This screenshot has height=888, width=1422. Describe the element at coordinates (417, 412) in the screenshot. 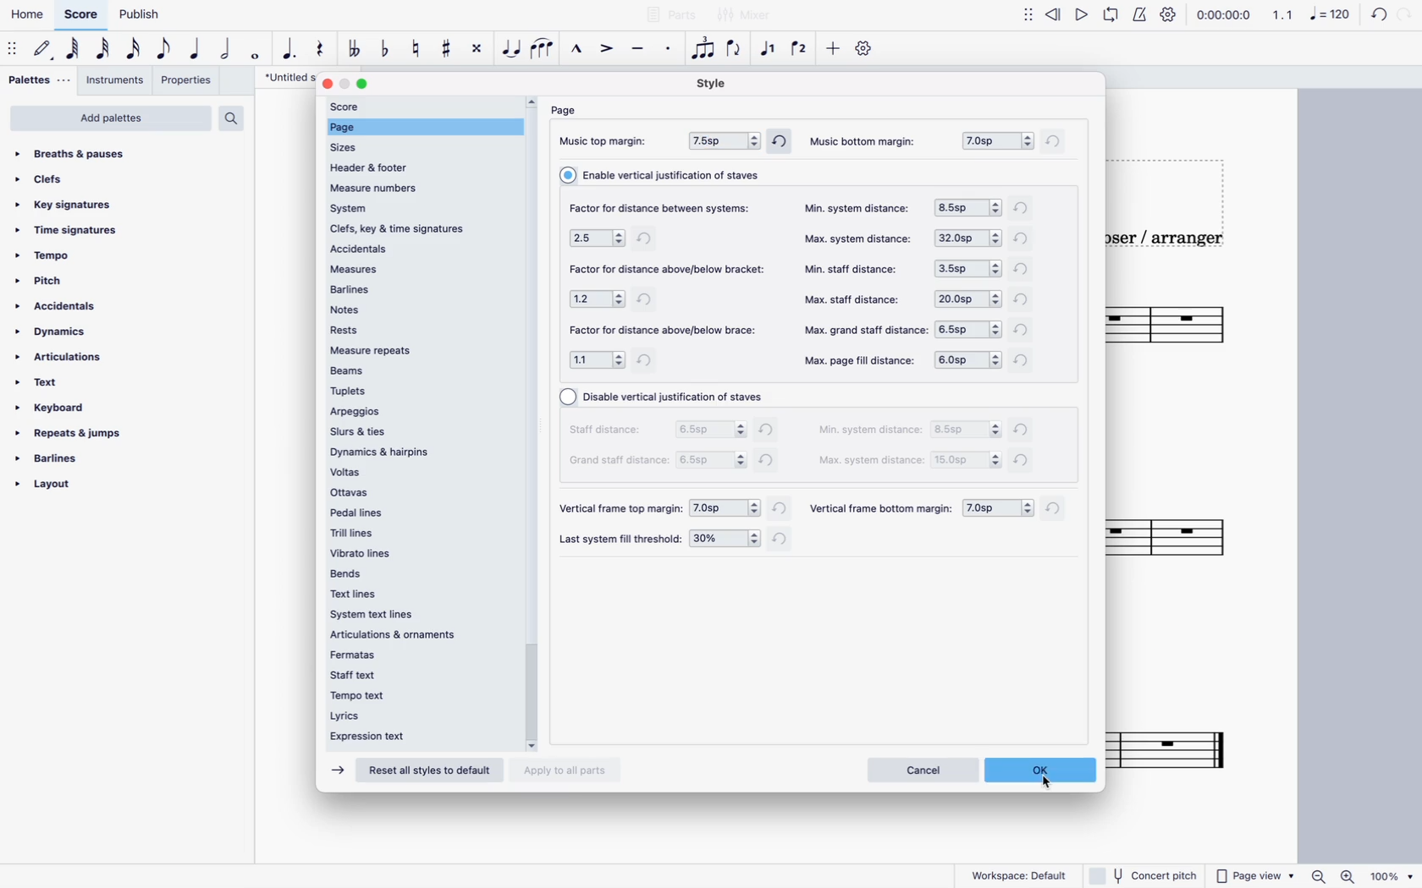

I see `arpeggios` at that location.